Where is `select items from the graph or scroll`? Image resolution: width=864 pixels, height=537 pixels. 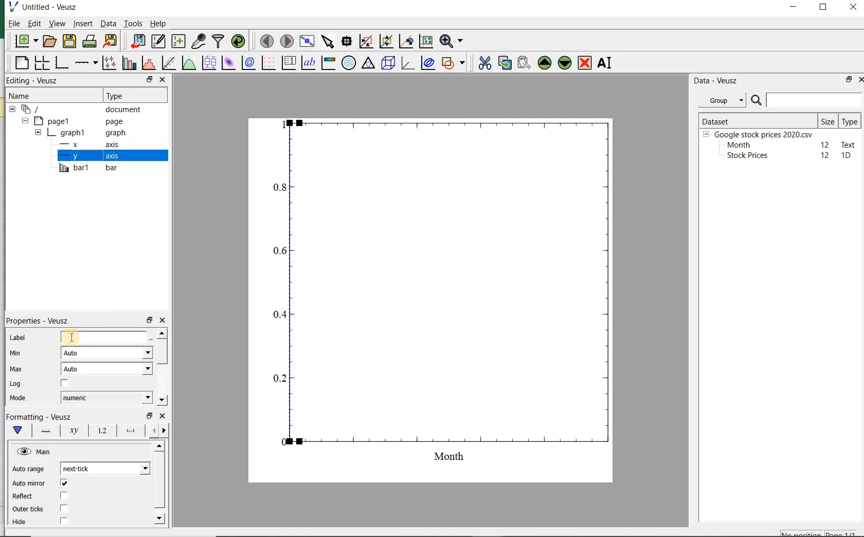
select items from the graph or scroll is located at coordinates (327, 42).